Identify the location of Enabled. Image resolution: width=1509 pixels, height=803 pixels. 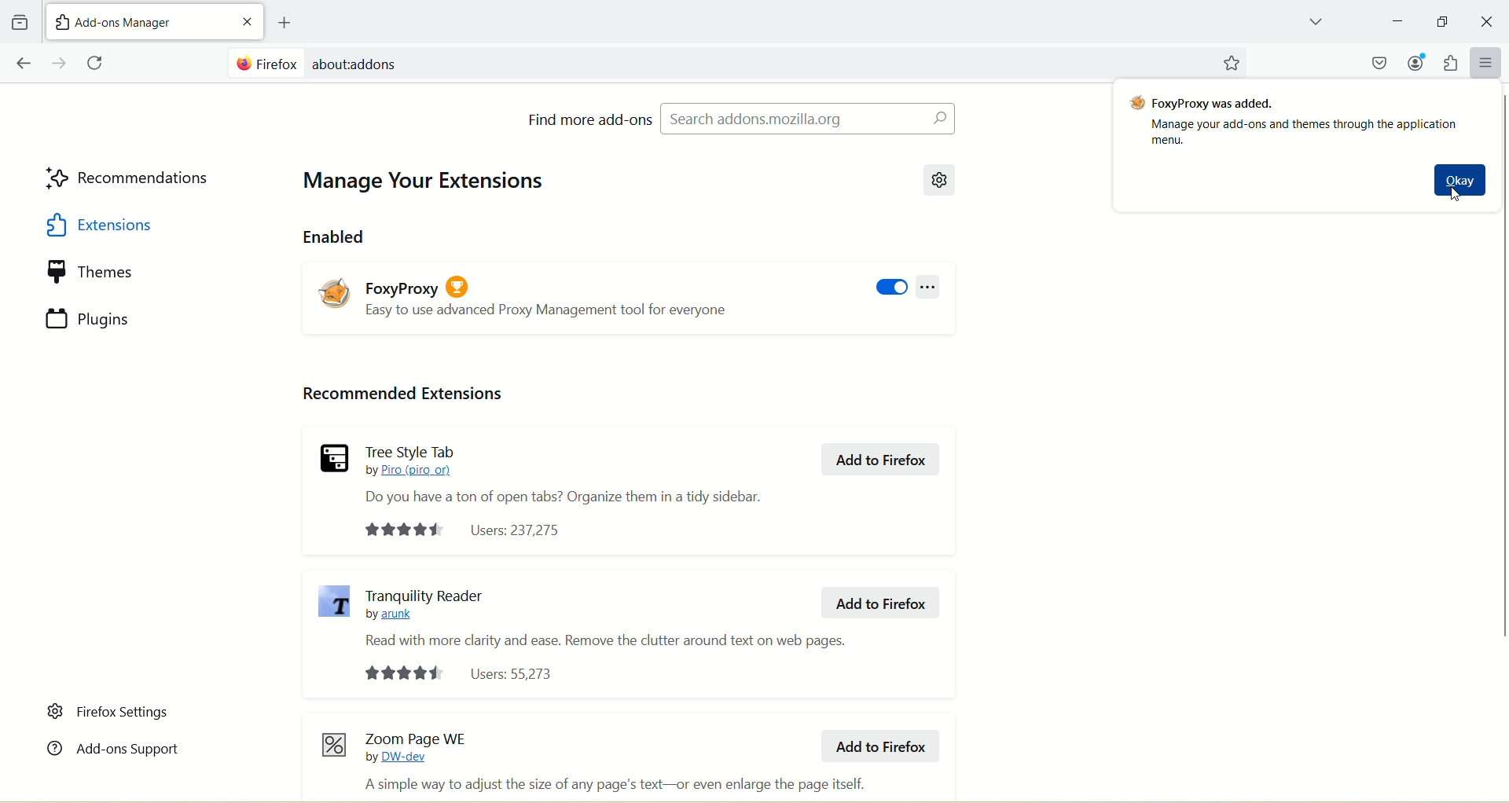
(335, 236).